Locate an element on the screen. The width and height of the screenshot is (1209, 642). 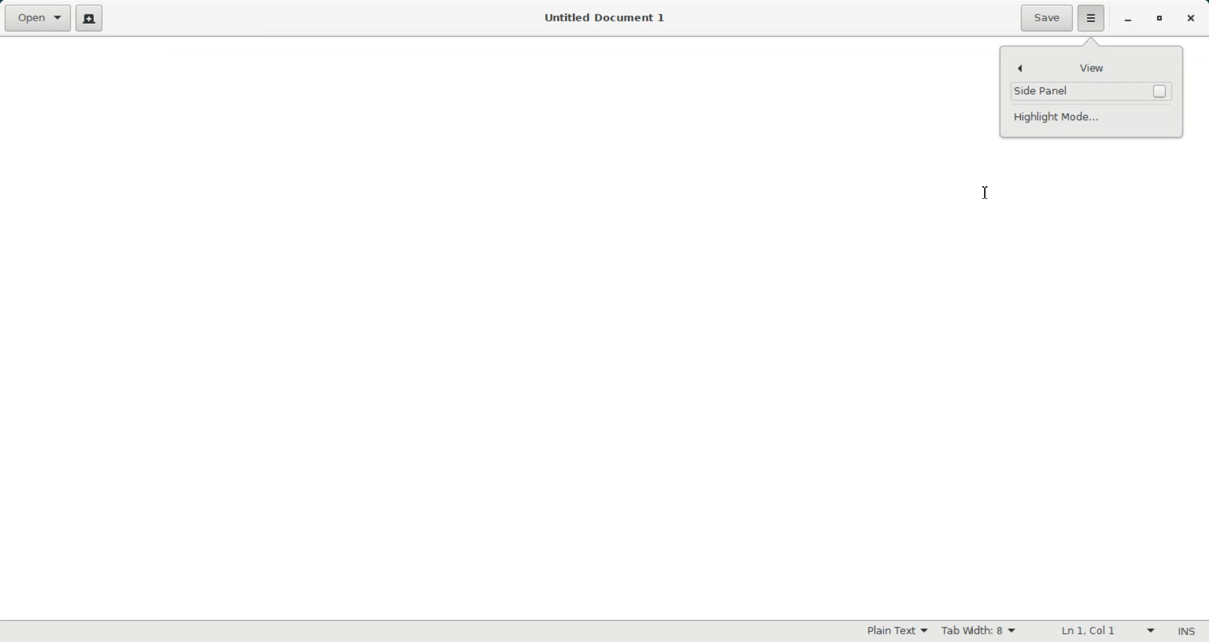
Close is located at coordinates (1190, 19).